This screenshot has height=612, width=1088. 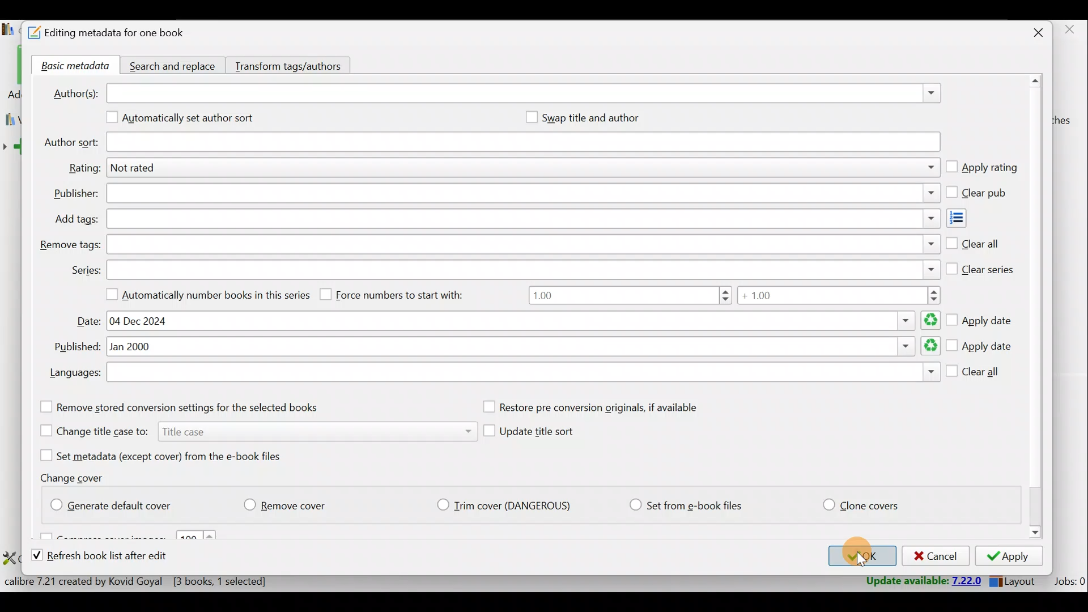 I want to click on Clear all, so click(x=973, y=241).